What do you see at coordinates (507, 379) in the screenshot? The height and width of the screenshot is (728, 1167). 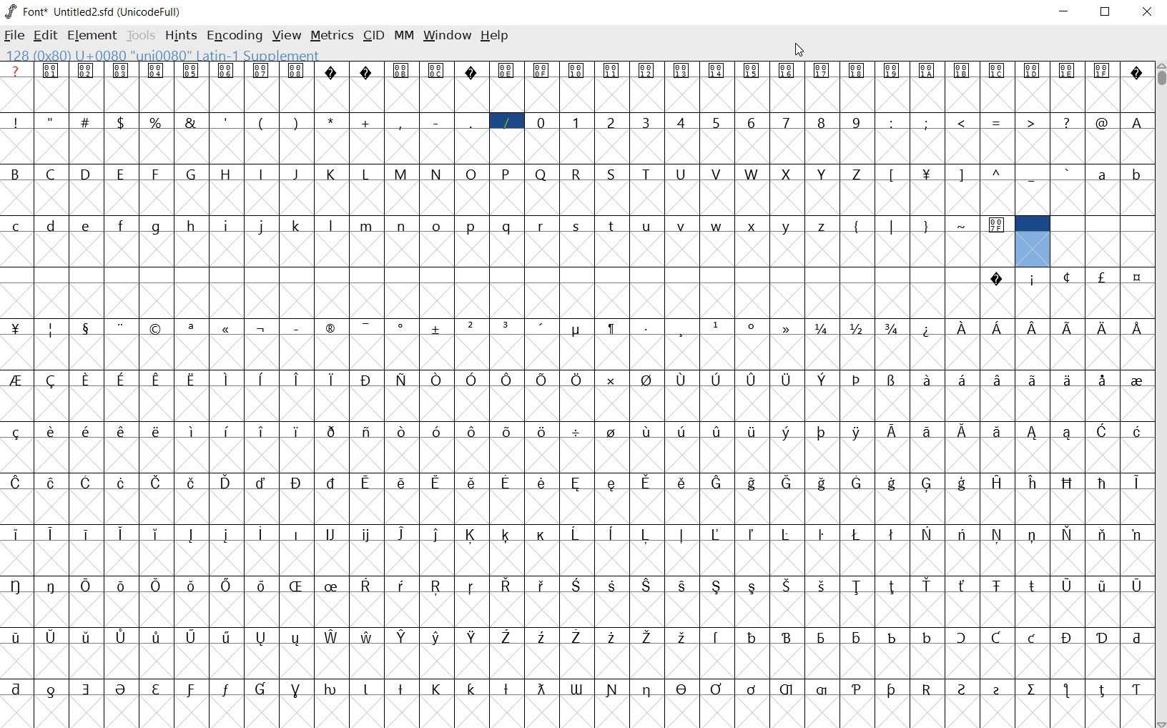 I see `Symbol` at bounding box center [507, 379].